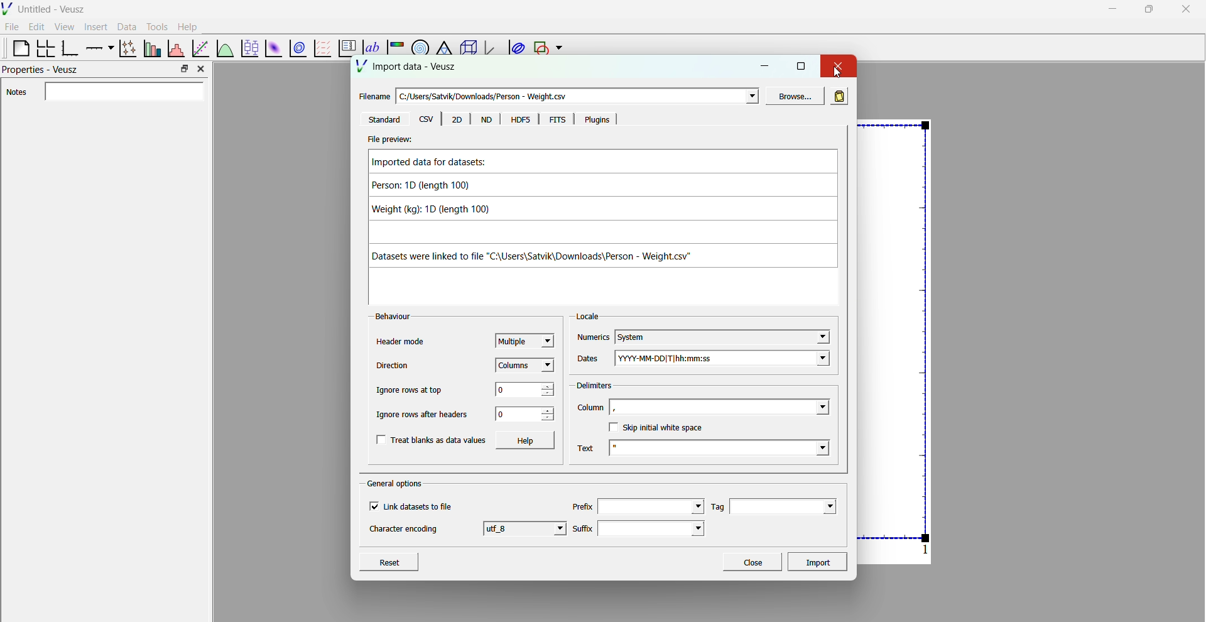  Describe the element at coordinates (394, 366) in the screenshot. I see `Direction` at that location.